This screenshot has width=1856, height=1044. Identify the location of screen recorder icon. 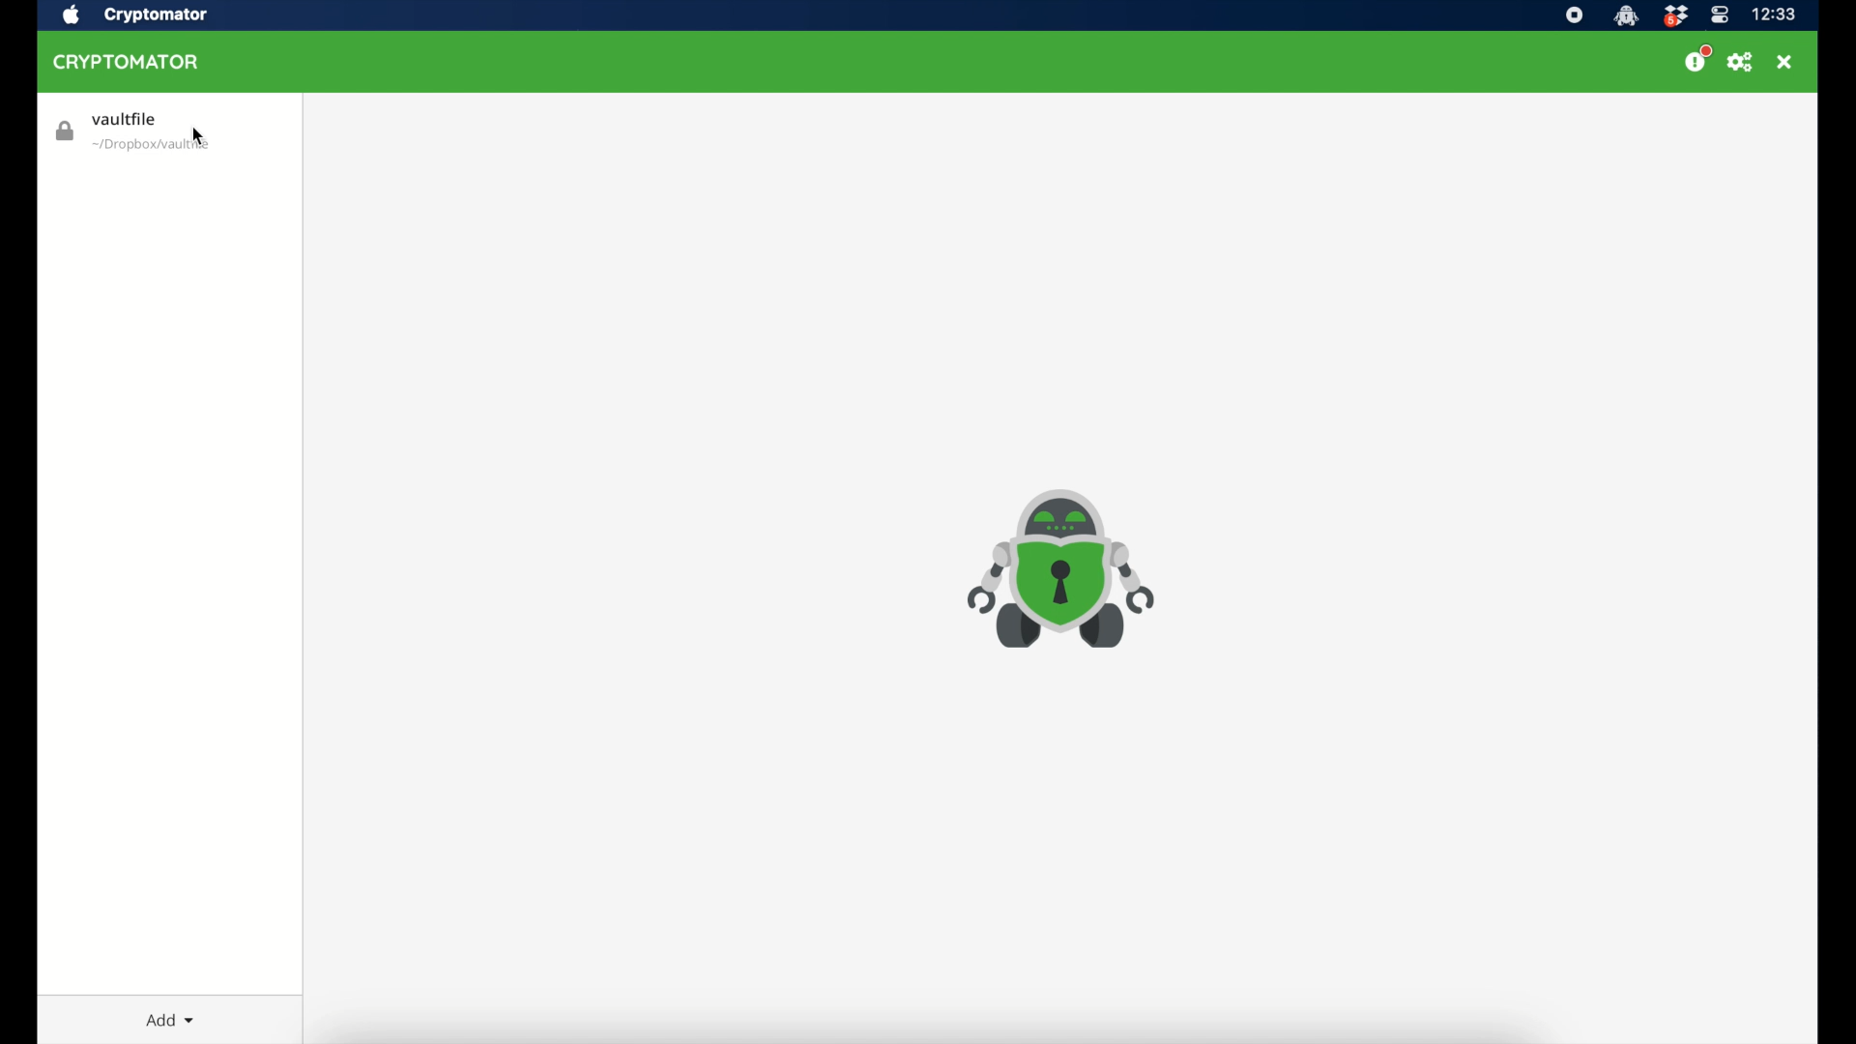
(1576, 14).